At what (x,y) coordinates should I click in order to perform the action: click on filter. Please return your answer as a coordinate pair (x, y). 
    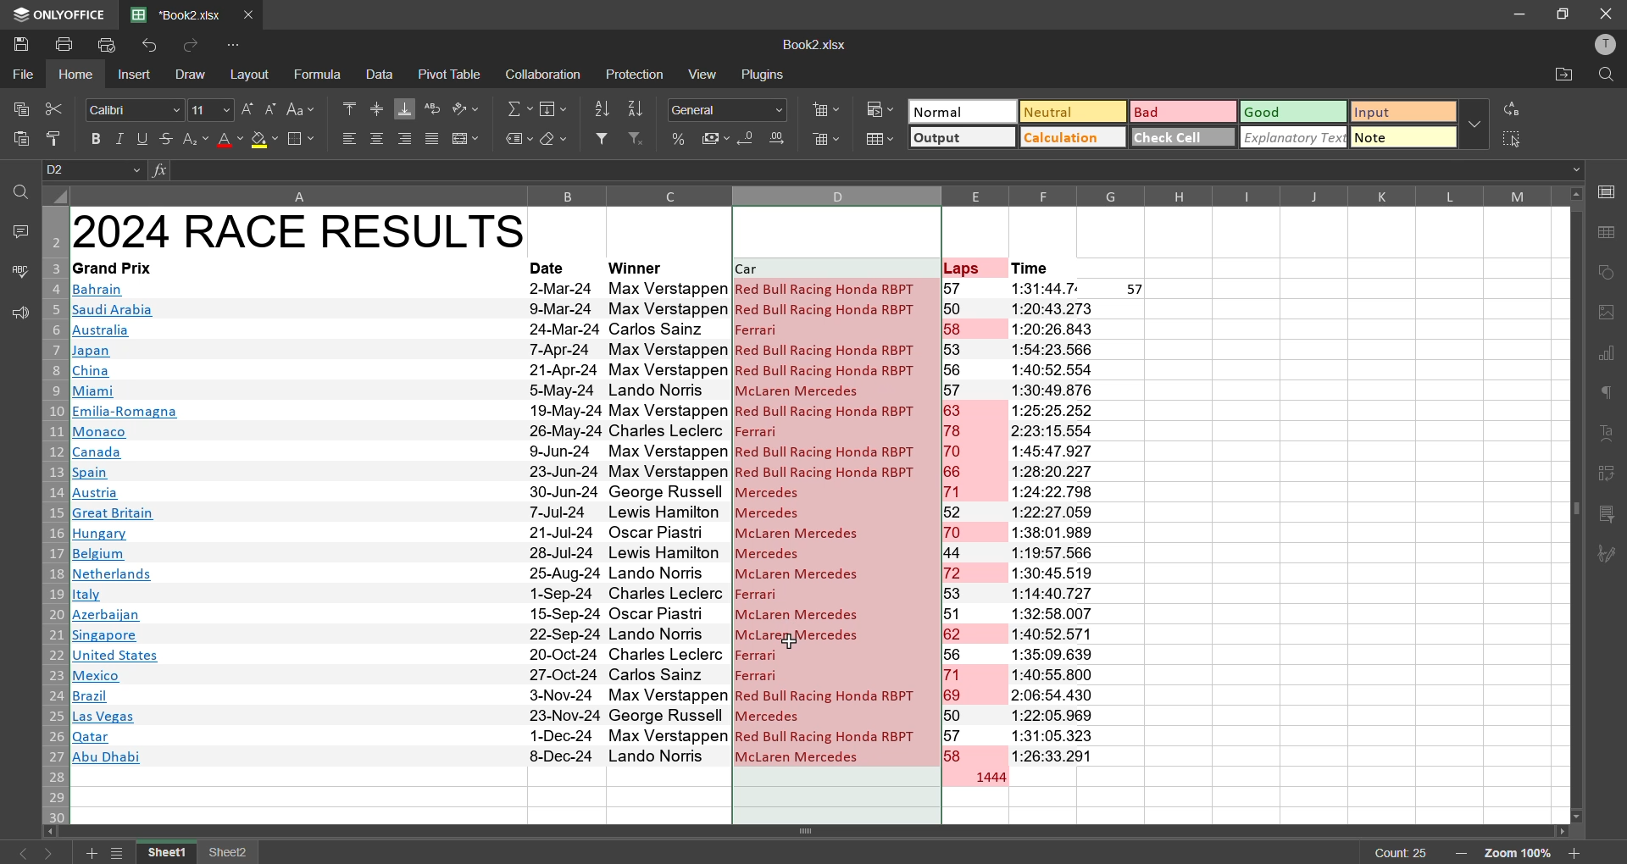
    Looking at the image, I should click on (602, 138).